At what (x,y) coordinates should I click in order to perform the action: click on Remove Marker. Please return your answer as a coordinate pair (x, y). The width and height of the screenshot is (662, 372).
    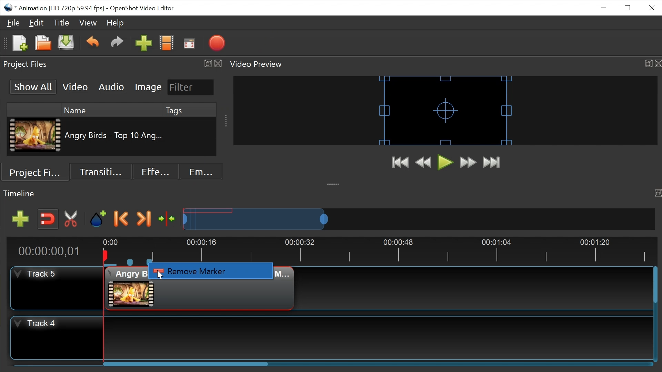
    Looking at the image, I should click on (212, 271).